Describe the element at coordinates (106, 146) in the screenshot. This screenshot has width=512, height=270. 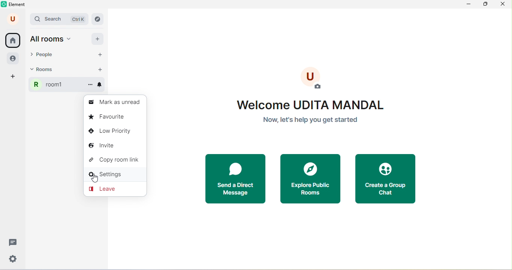
I see `invite` at that location.